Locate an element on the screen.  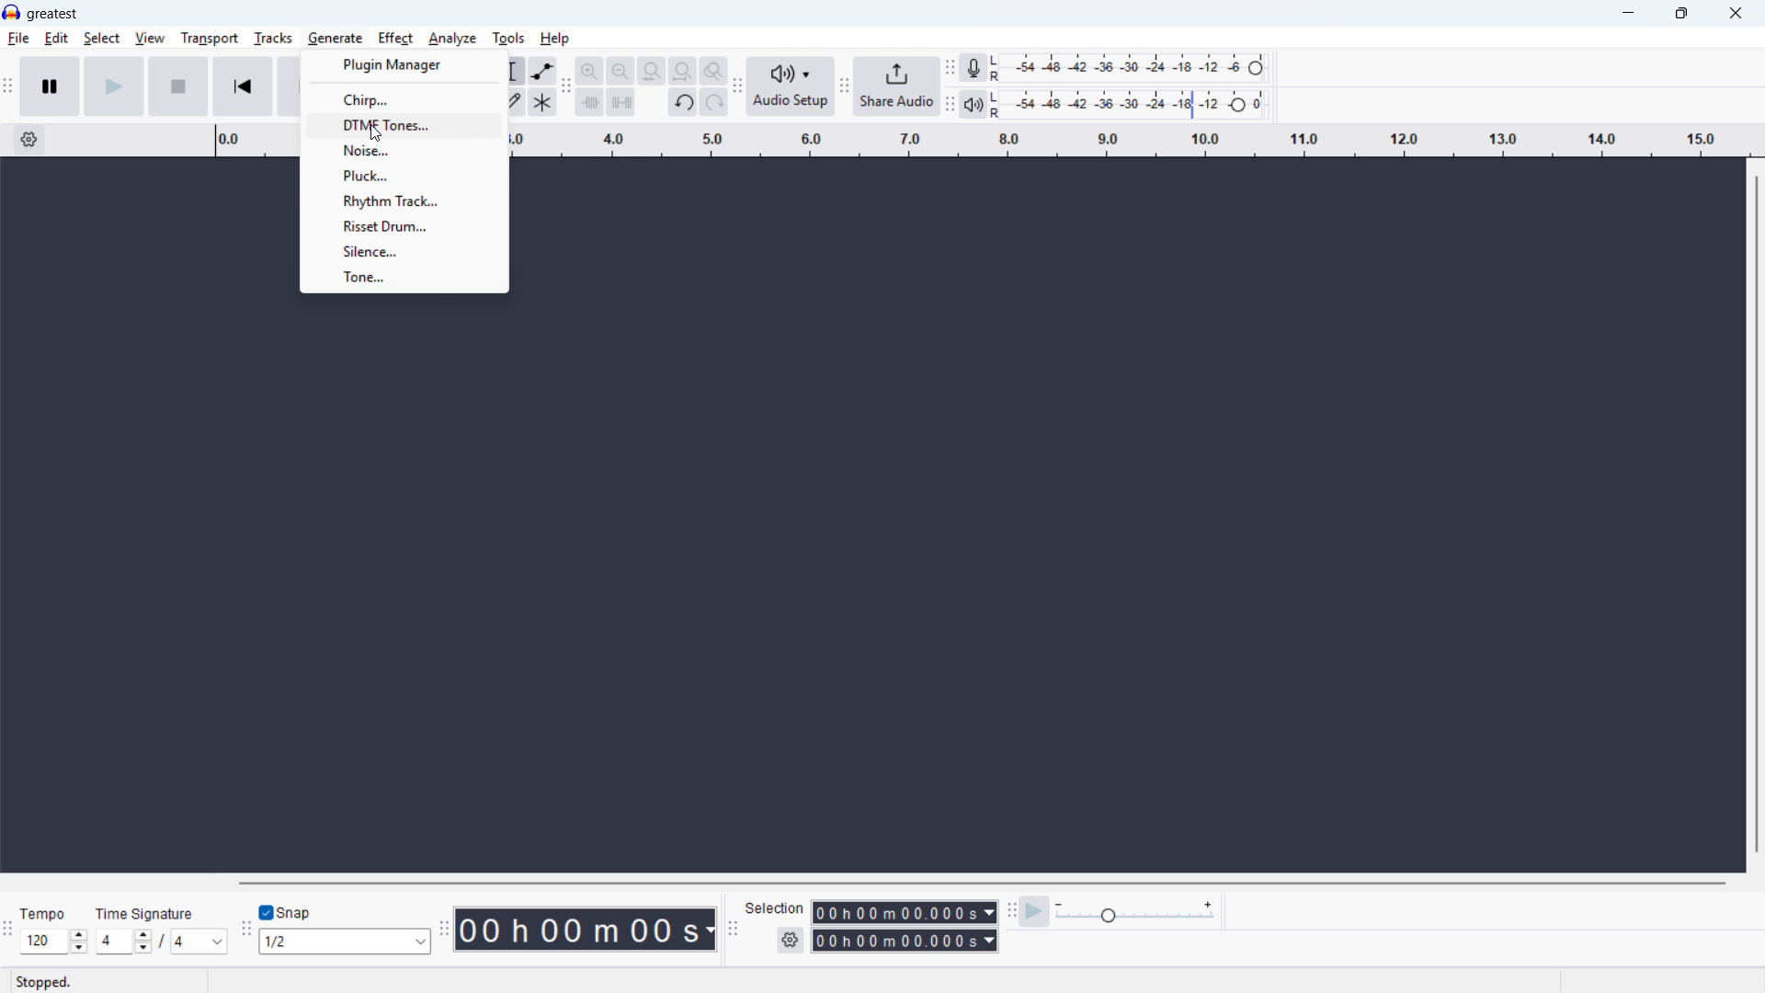
close  is located at coordinates (1737, 14).